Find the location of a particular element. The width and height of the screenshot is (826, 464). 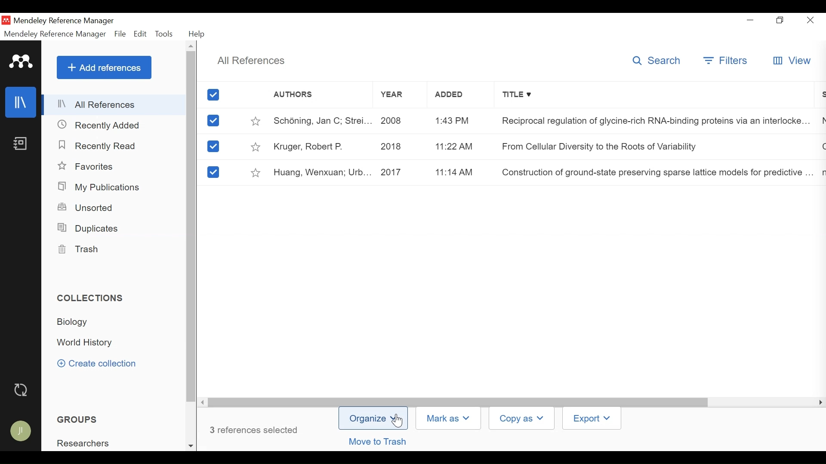

Library is located at coordinates (20, 102).